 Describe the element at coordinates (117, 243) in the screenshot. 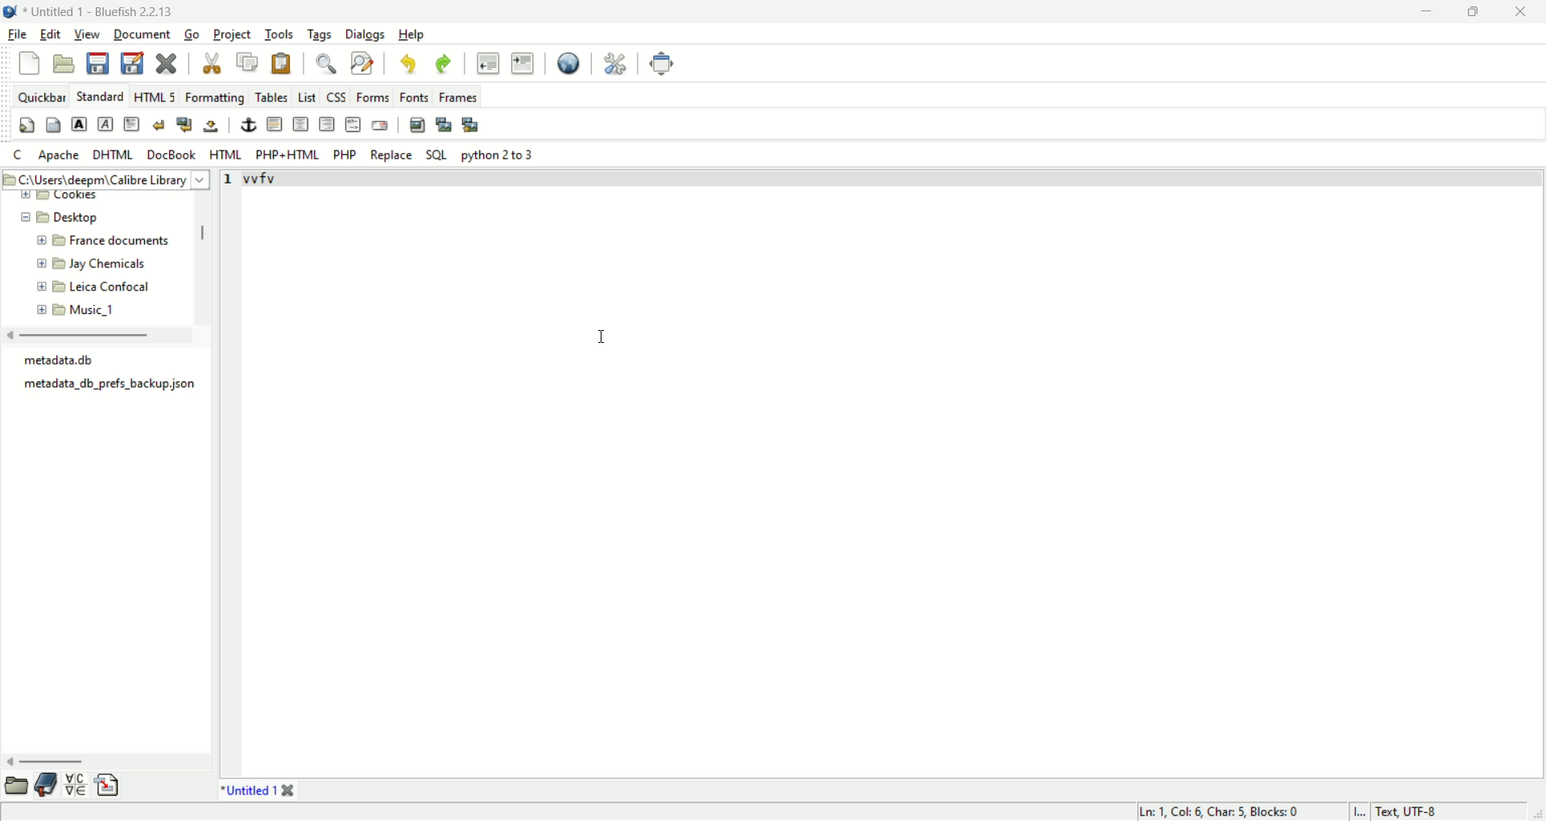

I see ` France documents` at that location.